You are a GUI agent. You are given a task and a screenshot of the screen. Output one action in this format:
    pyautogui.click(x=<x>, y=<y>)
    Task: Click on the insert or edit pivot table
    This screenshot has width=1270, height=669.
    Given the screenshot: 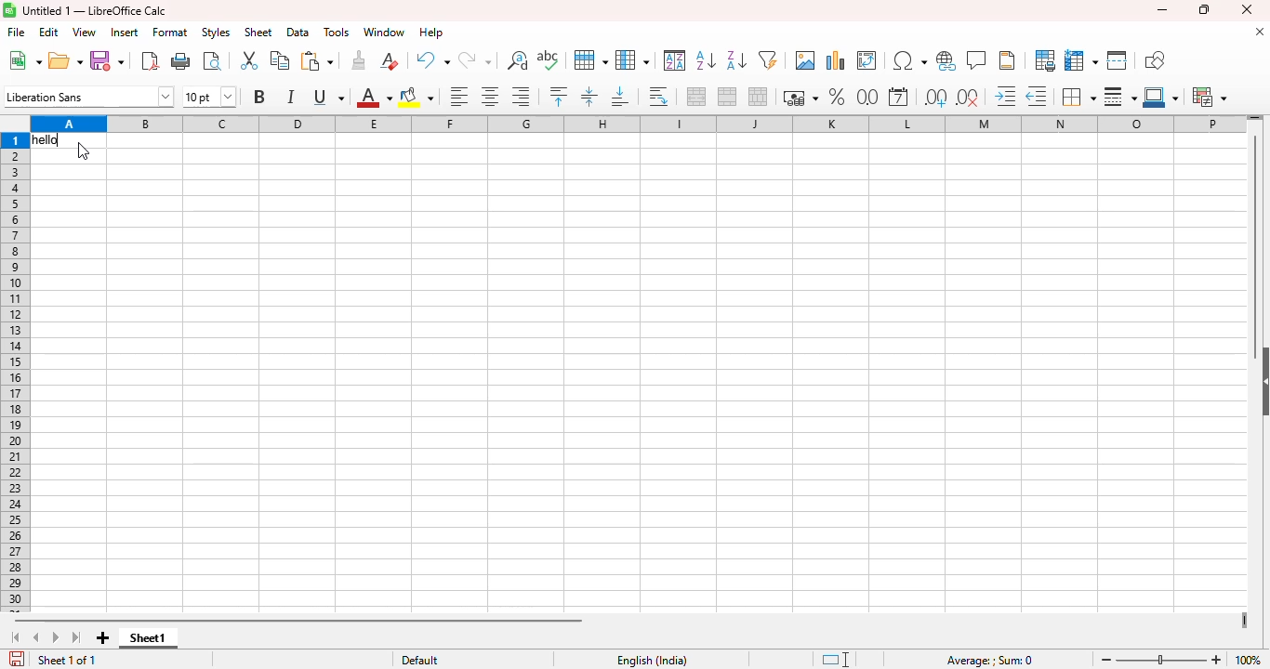 What is the action you would take?
    pyautogui.click(x=867, y=60)
    